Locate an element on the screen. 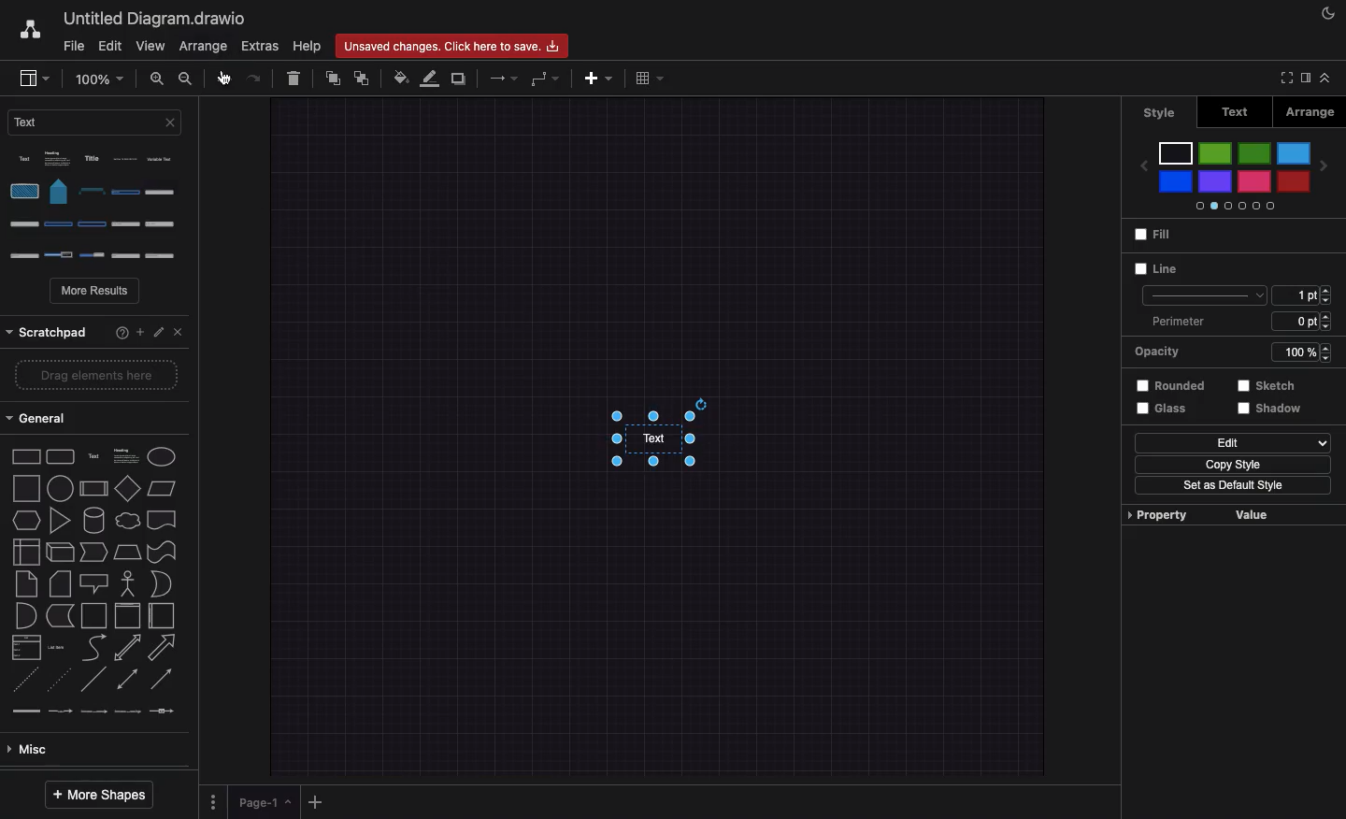 Image resolution: width=1346 pixels, height=819 pixels. Text options is located at coordinates (99, 206).